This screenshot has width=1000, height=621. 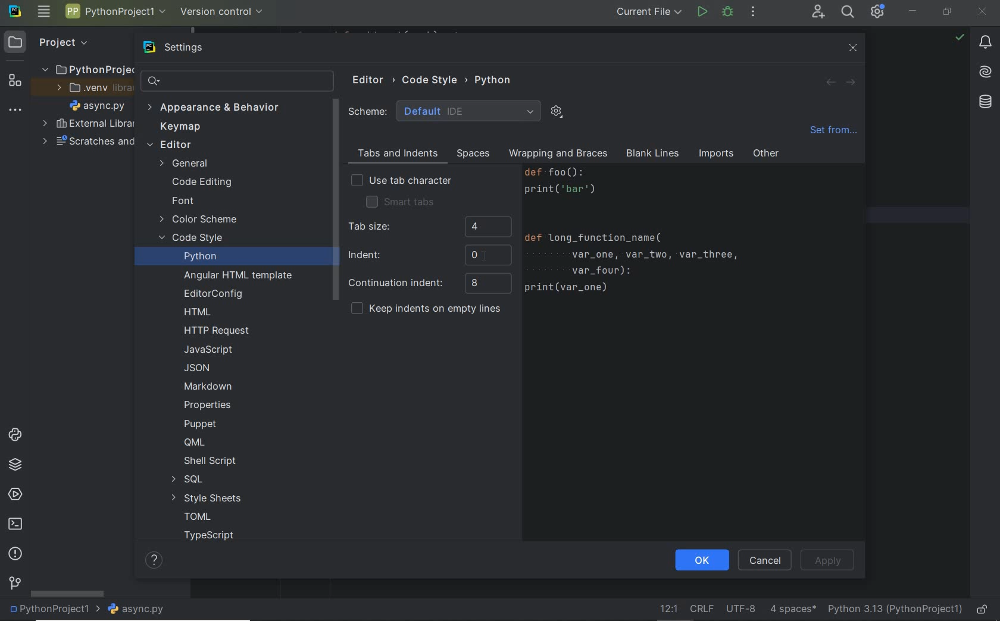 I want to click on MARKDOWN, so click(x=208, y=386).